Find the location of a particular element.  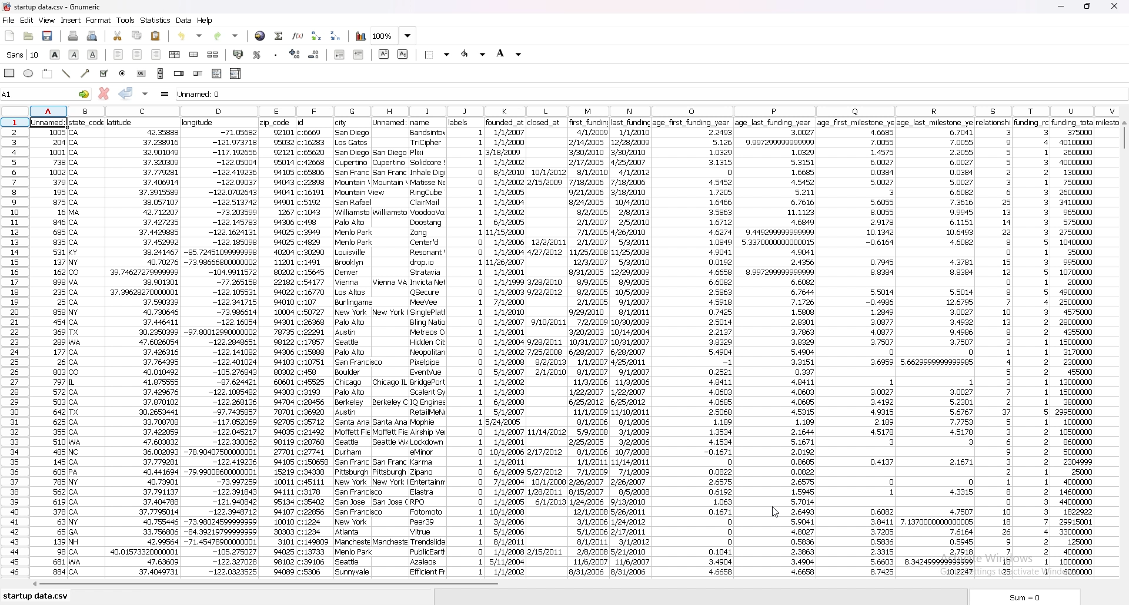

daat is located at coordinates (1083, 347).